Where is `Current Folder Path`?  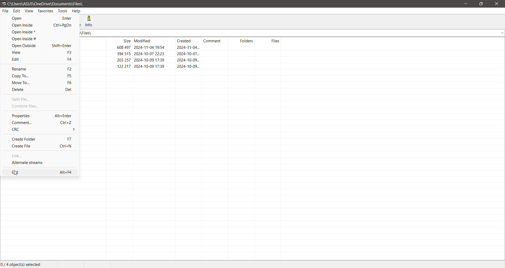
Current Folder Path is located at coordinates (287, 33).